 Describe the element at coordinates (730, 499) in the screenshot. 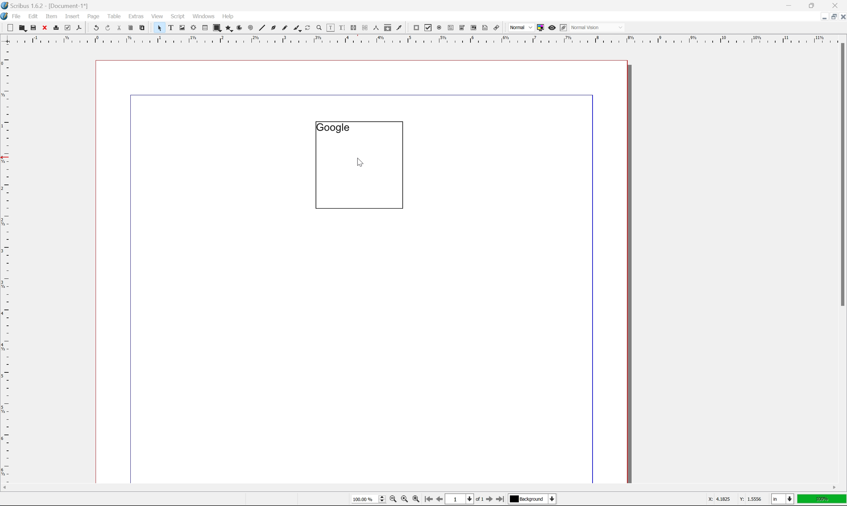

I see `coordinates` at that location.